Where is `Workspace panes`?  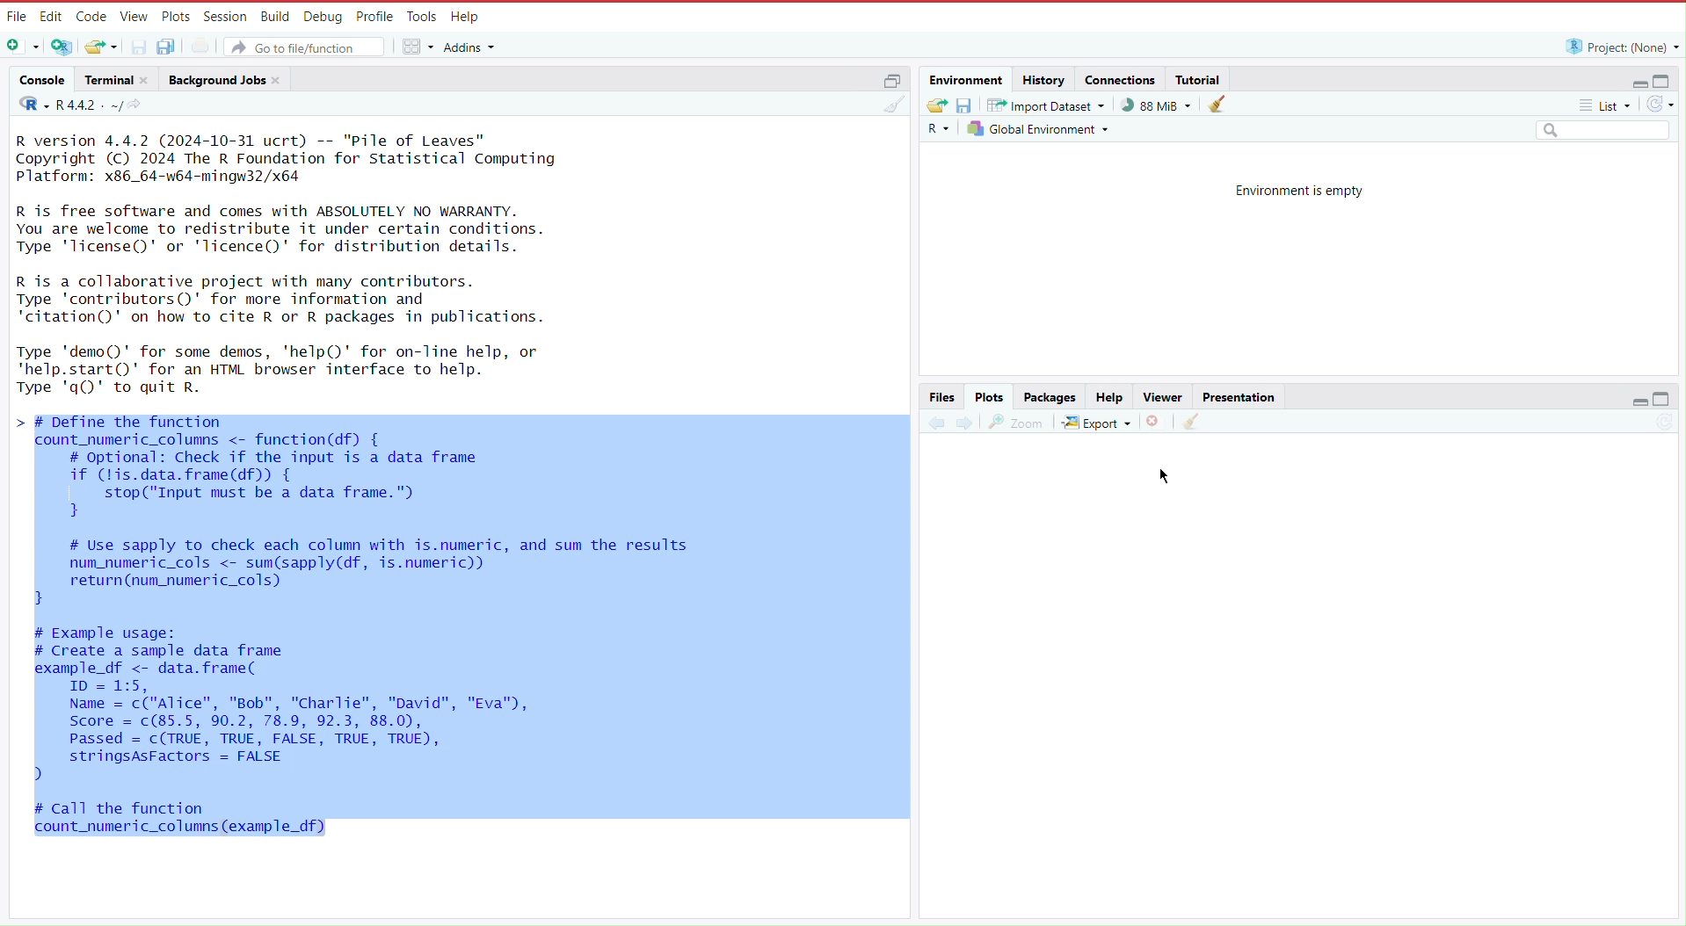
Workspace panes is located at coordinates (417, 45).